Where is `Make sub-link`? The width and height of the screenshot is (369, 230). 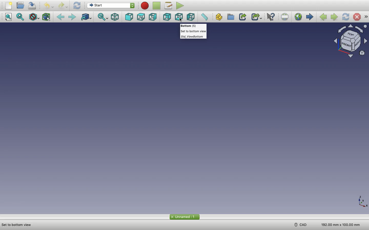 Make sub-link is located at coordinates (257, 17).